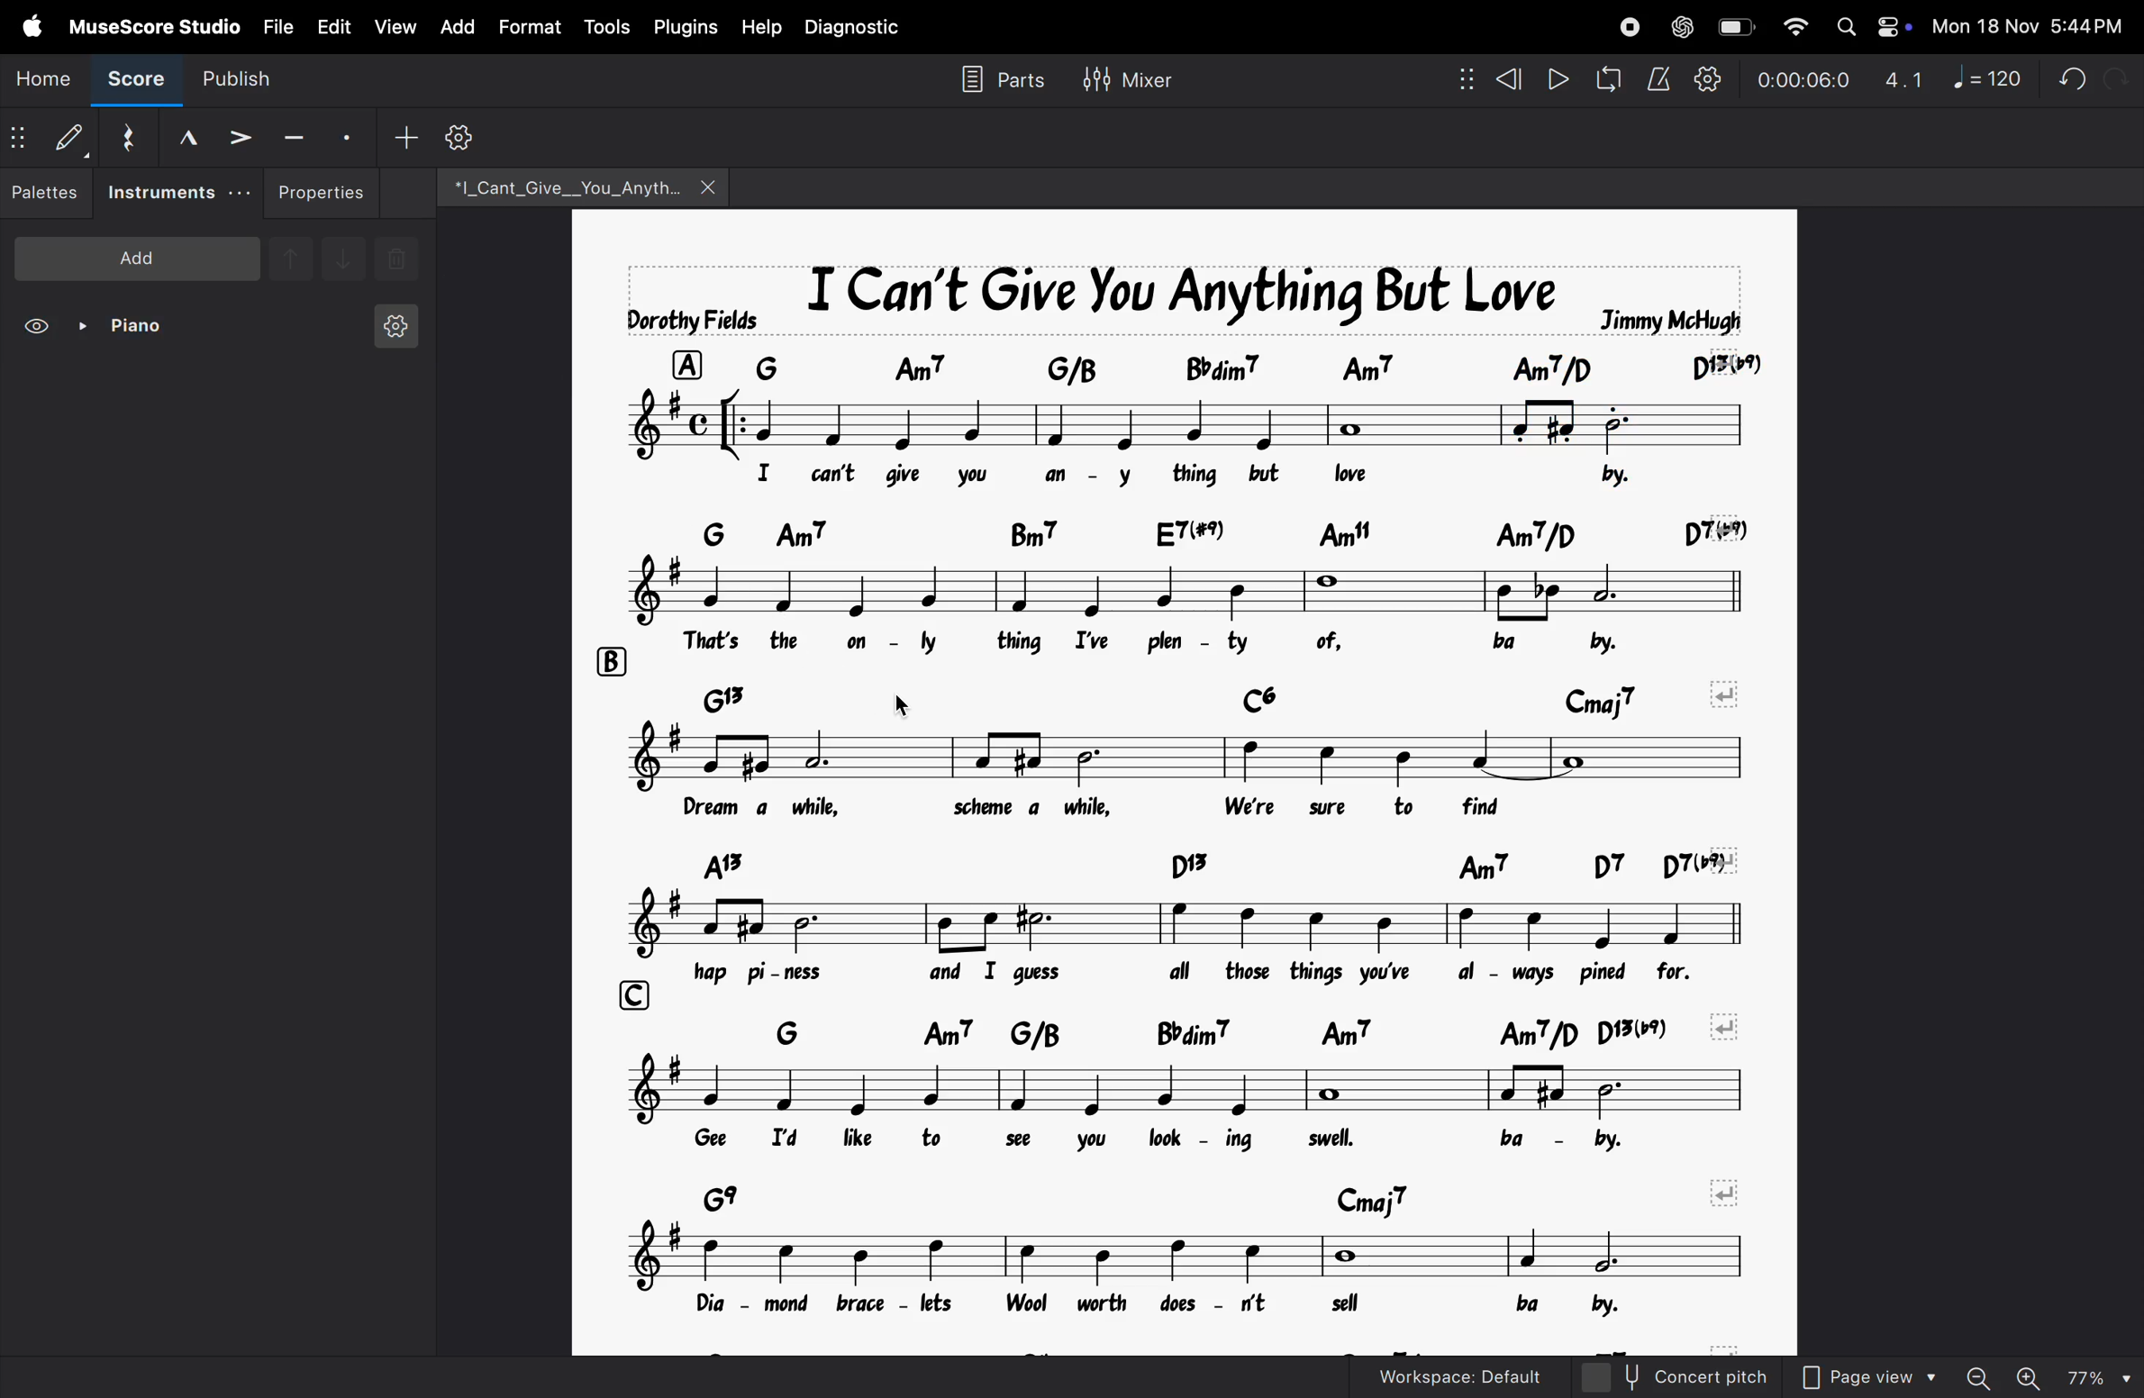 This screenshot has height=1398, width=2144. What do you see at coordinates (1189, 1312) in the screenshot?
I see `lyrics` at bounding box center [1189, 1312].